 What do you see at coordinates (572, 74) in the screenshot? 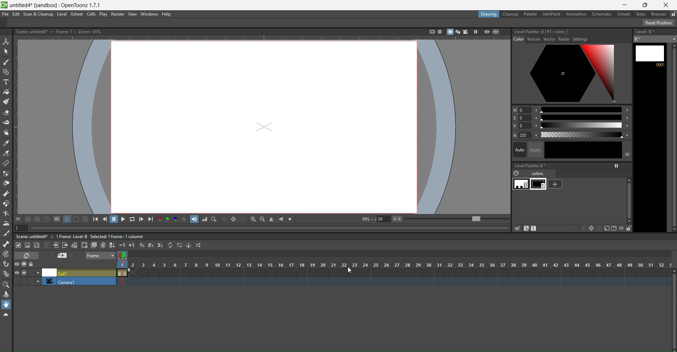
I see `image` at bounding box center [572, 74].